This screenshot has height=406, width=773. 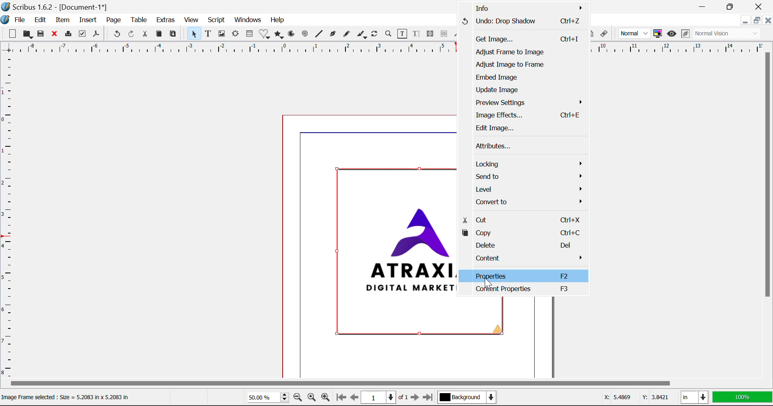 I want to click on Logo, so click(x=6, y=19).